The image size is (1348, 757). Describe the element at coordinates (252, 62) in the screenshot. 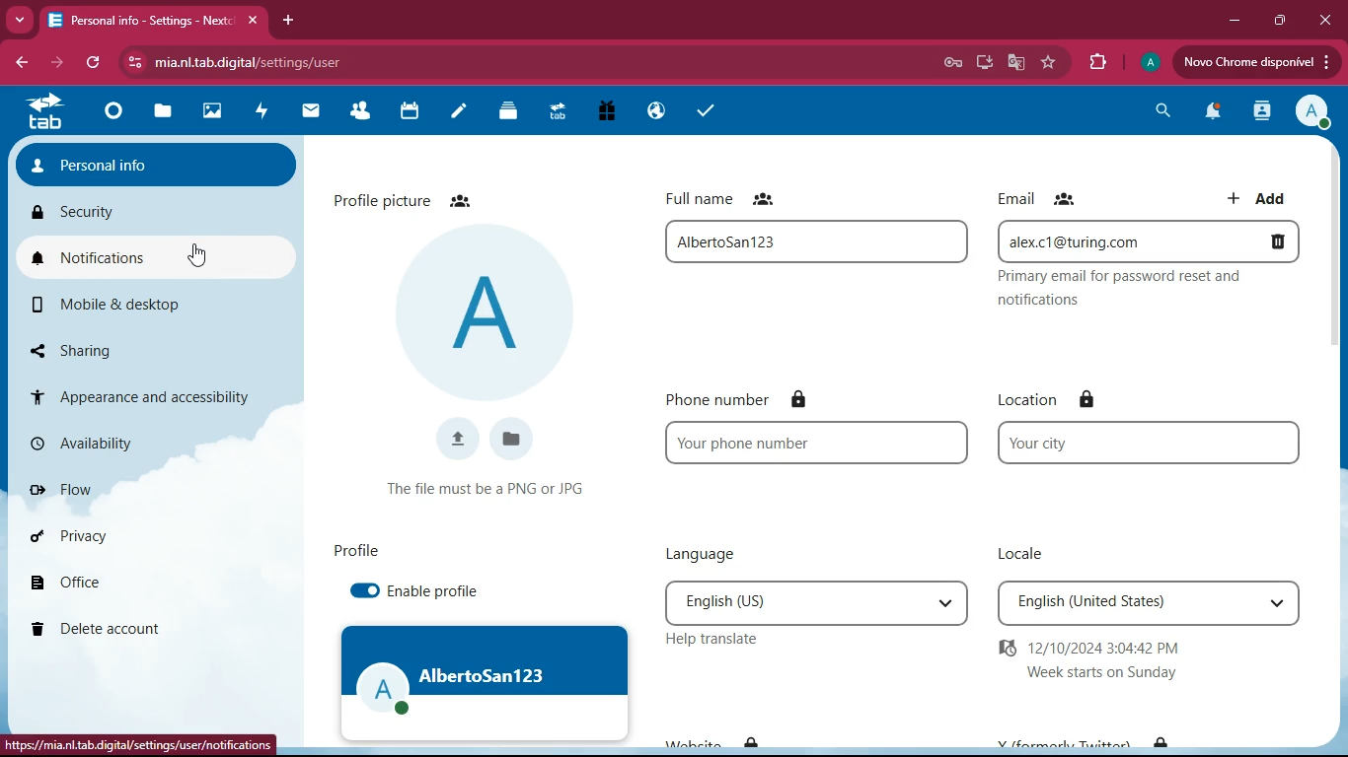

I see `url` at that location.